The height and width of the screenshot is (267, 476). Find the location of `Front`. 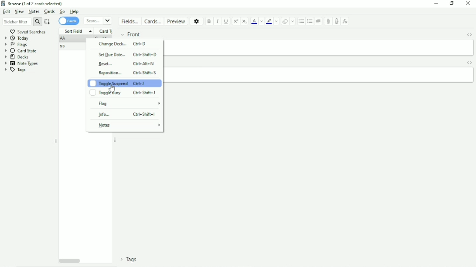

Front is located at coordinates (131, 34).